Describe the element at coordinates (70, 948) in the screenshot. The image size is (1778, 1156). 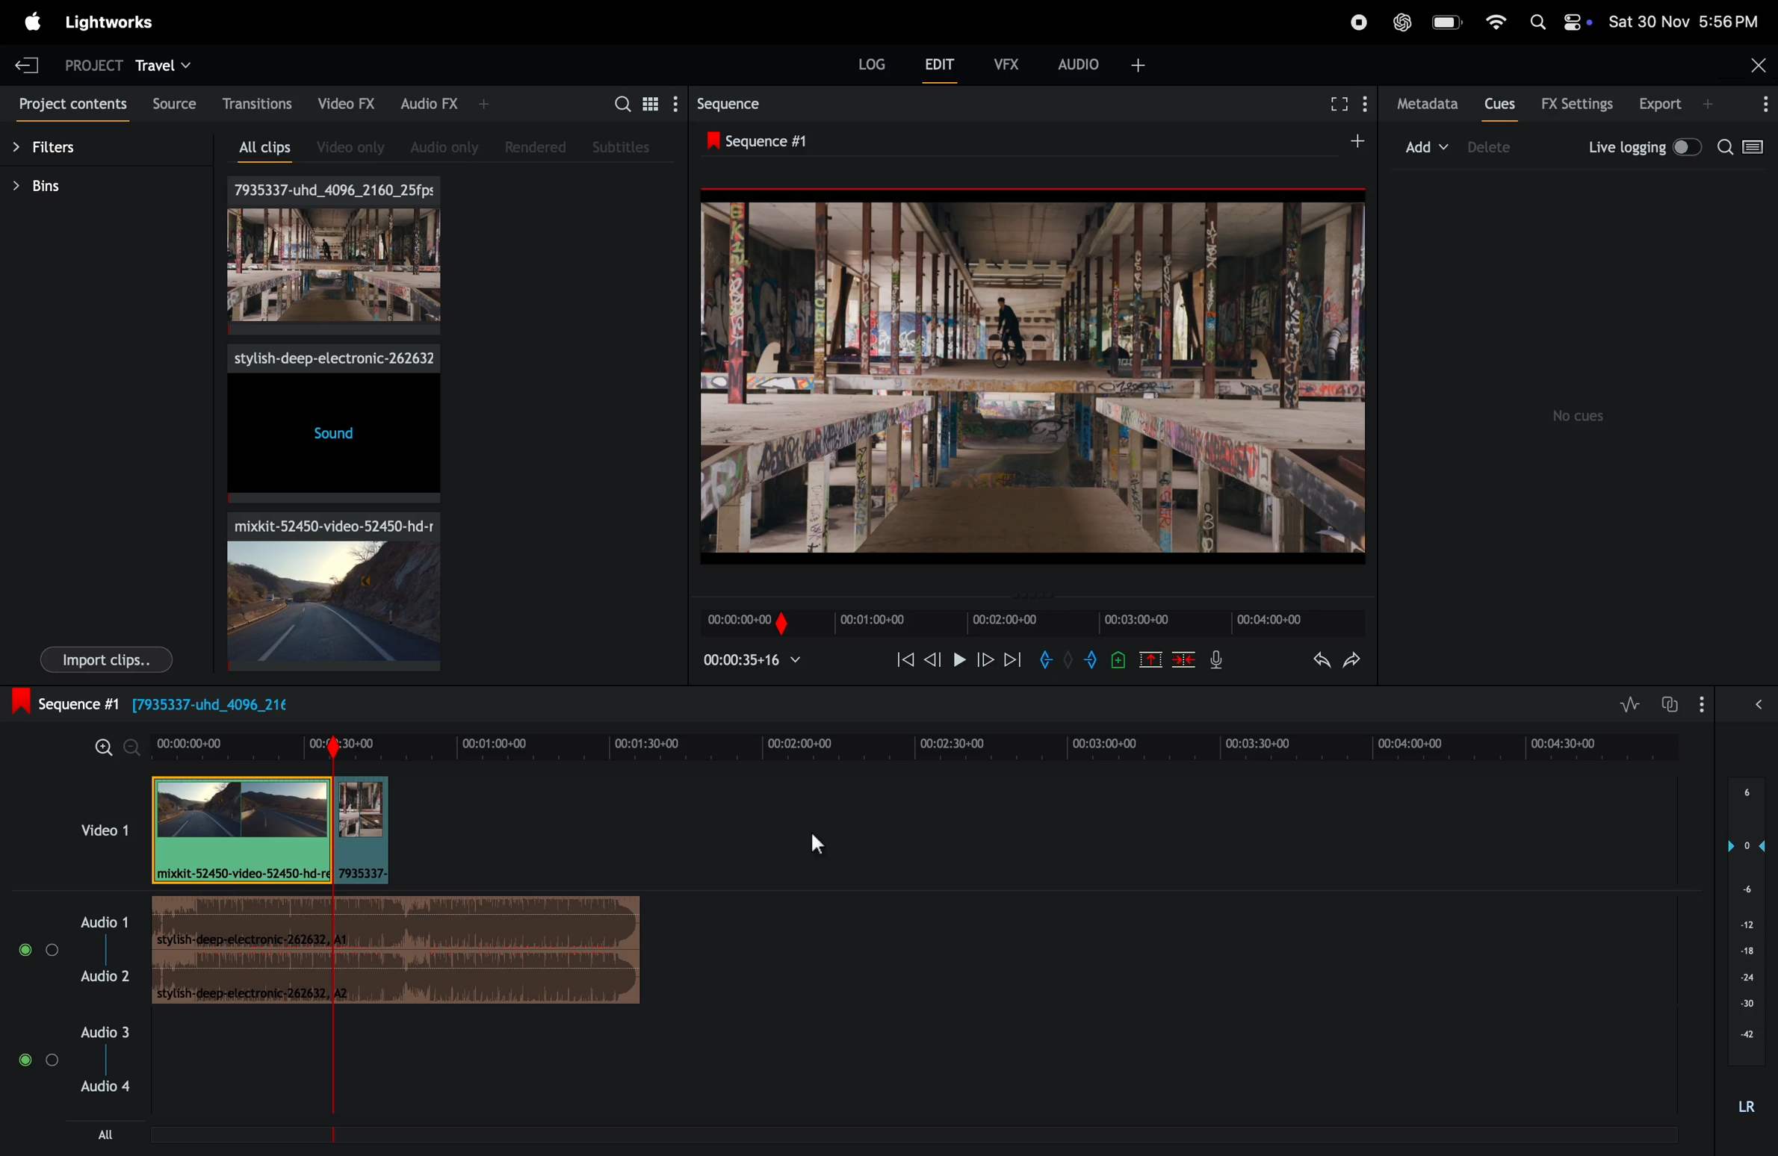
I see `audio 1` at that location.